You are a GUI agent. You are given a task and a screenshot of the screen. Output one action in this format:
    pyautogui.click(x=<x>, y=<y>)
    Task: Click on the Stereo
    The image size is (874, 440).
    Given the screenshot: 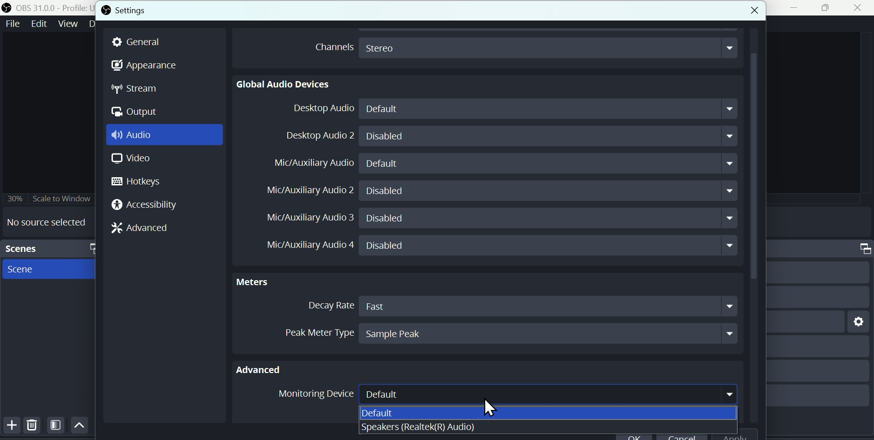 What is the action you would take?
    pyautogui.click(x=549, y=48)
    